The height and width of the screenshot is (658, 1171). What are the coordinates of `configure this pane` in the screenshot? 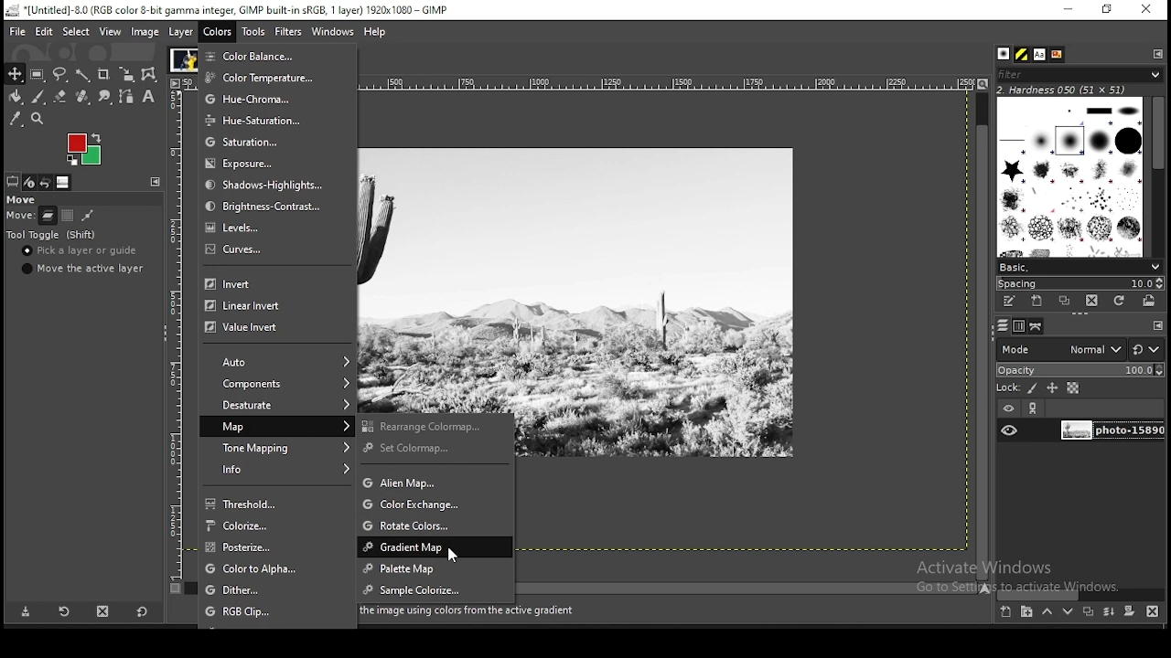 It's located at (1156, 53).